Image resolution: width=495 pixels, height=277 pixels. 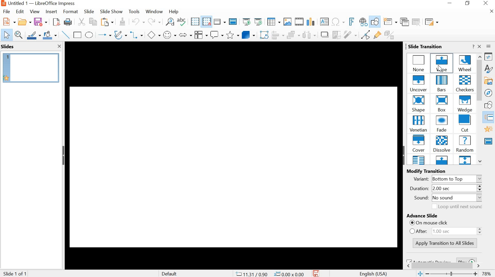 What do you see at coordinates (232, 35) in the screenshot?
I see `Stars and banners` at bounding box center [232, 35].